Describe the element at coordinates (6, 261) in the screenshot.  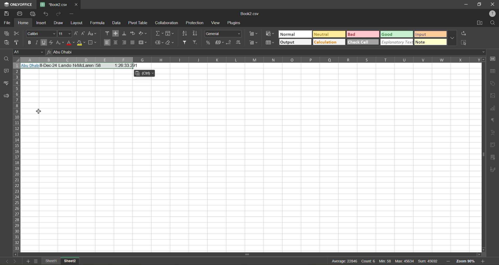
I see `previous` at that location.